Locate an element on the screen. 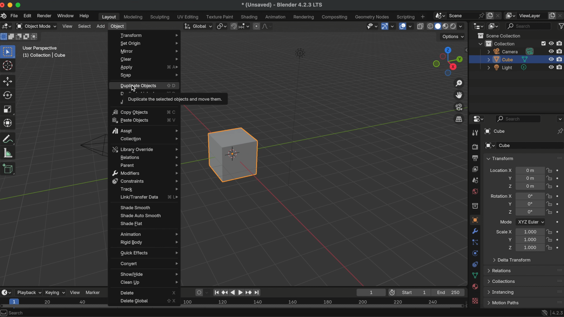  hide in viewport is located at coordinates (551, 43).